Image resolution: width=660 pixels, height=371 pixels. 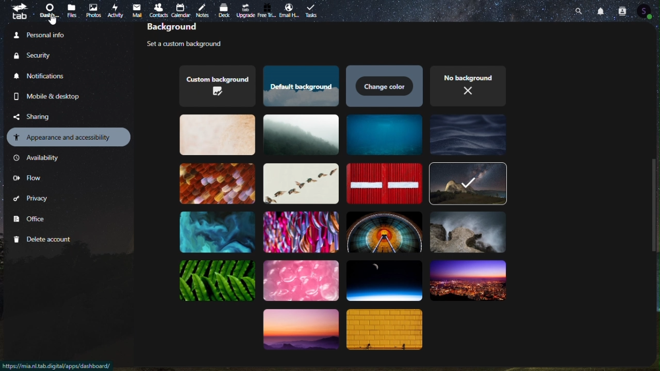 What do you see at coordinates (622, 10) in the screenshot?
I see `Contacts` at bounding box center [622, 10].